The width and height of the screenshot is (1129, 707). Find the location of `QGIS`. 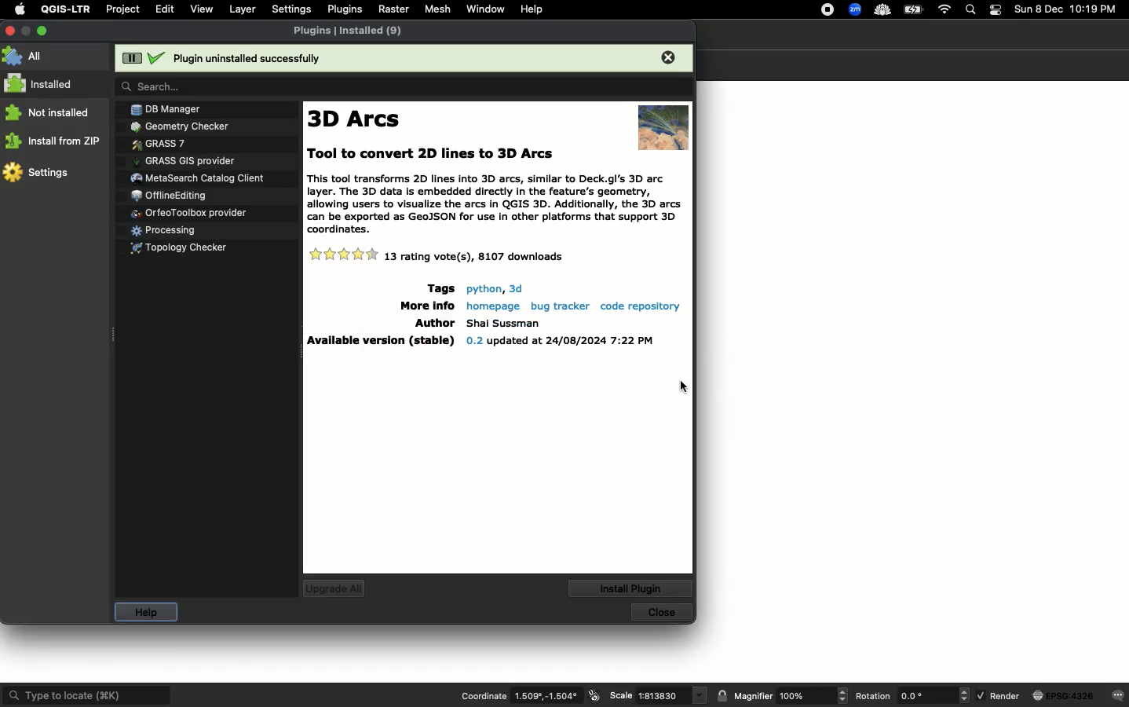

QGIS is located at coordinates (66, 10).